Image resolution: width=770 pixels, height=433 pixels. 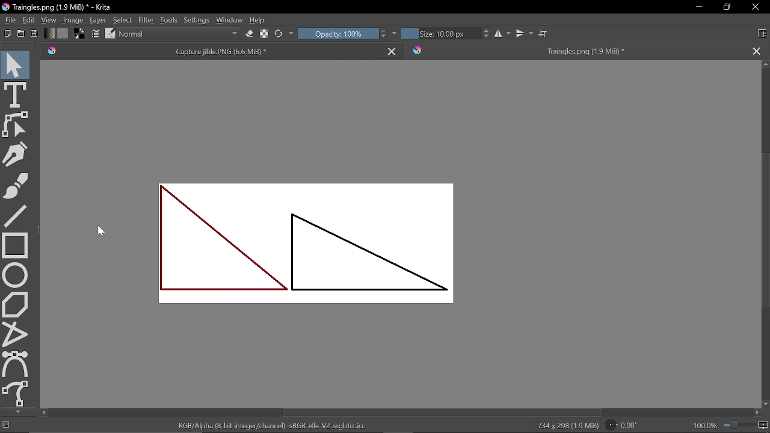 What do you see at coordinates (543, 33) in the screenshot?
I see `Wrap around mode` at bounding box center [543, 33].